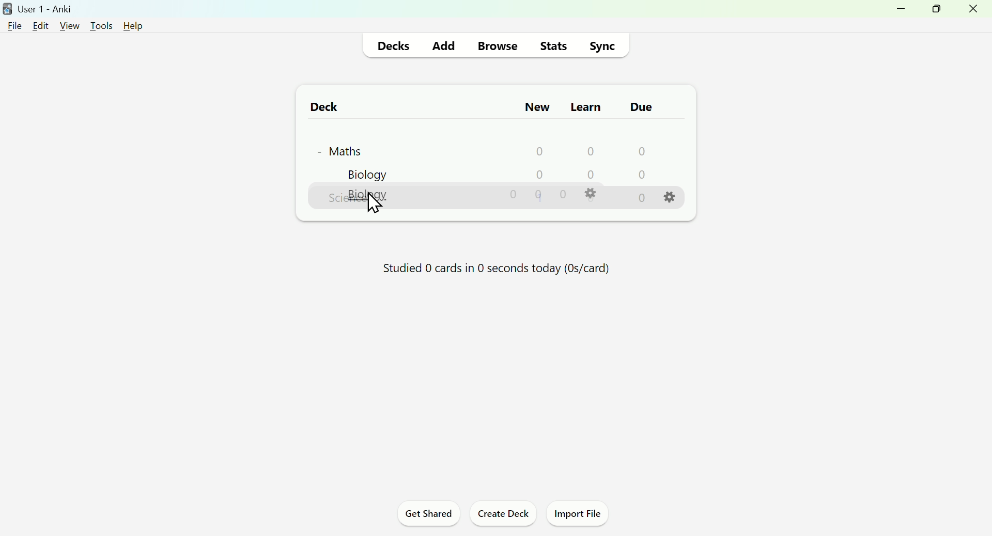 Image resolution: width=992 pixels, height=536 pixels. I want to click on minimize, so click(903, 11).